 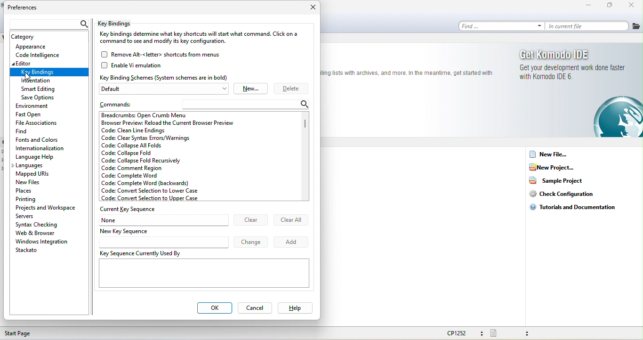 I want to click on code convert selection to upper case, so click(x=157, y=198).